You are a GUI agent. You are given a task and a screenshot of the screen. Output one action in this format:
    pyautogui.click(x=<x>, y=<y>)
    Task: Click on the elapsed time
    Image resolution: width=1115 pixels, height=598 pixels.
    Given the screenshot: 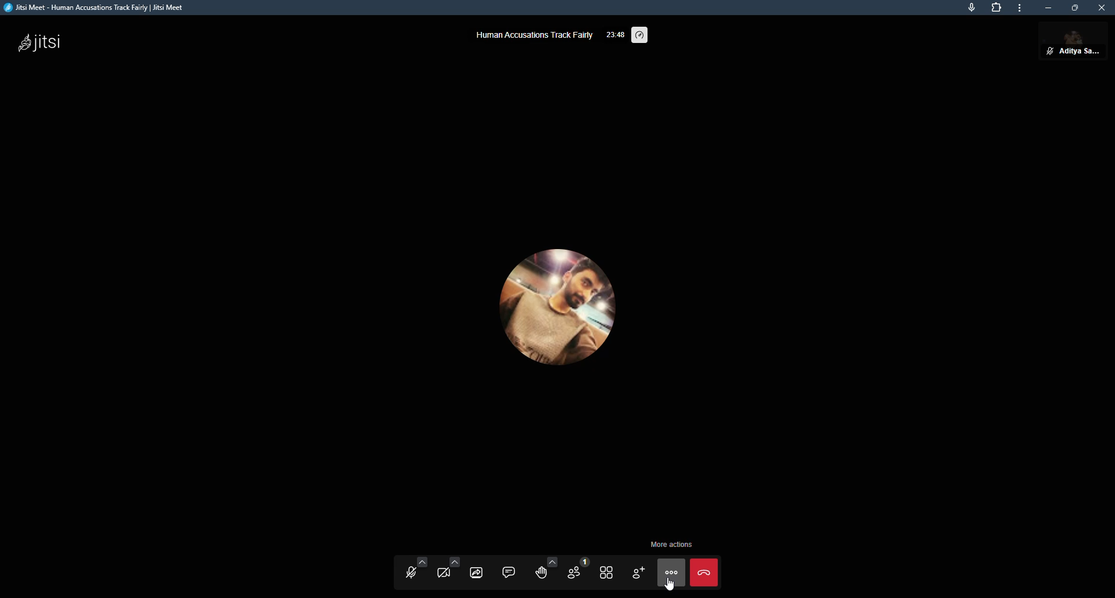 What is the action you would take?
    pyautogui.click(x=616, y=33)
    